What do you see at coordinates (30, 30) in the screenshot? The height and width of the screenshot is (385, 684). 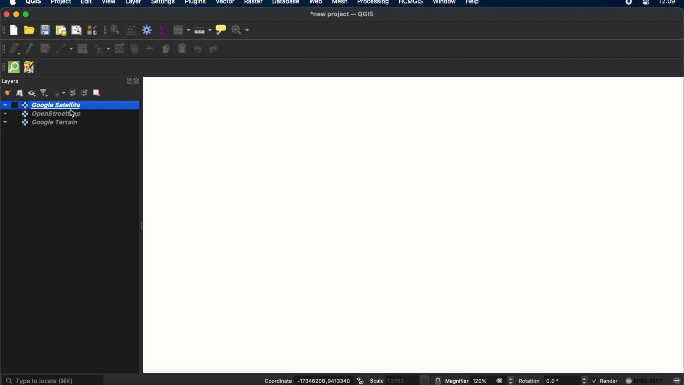 I see `open project` at bounding box center [30, 30].